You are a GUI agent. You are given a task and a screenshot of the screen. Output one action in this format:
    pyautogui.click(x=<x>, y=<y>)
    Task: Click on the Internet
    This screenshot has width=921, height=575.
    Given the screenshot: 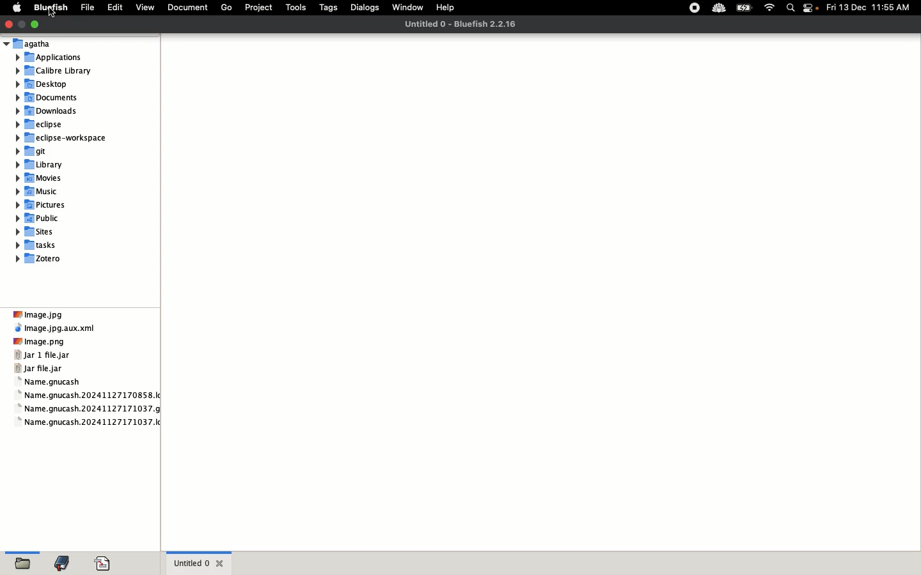 What is the action you would take?
    pyautogui.click(x=770, y=8)
    